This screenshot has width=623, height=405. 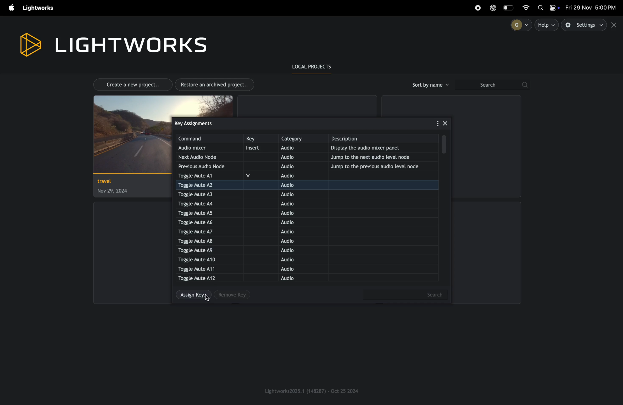 I want to click on profile, so click(x=519, y=25).